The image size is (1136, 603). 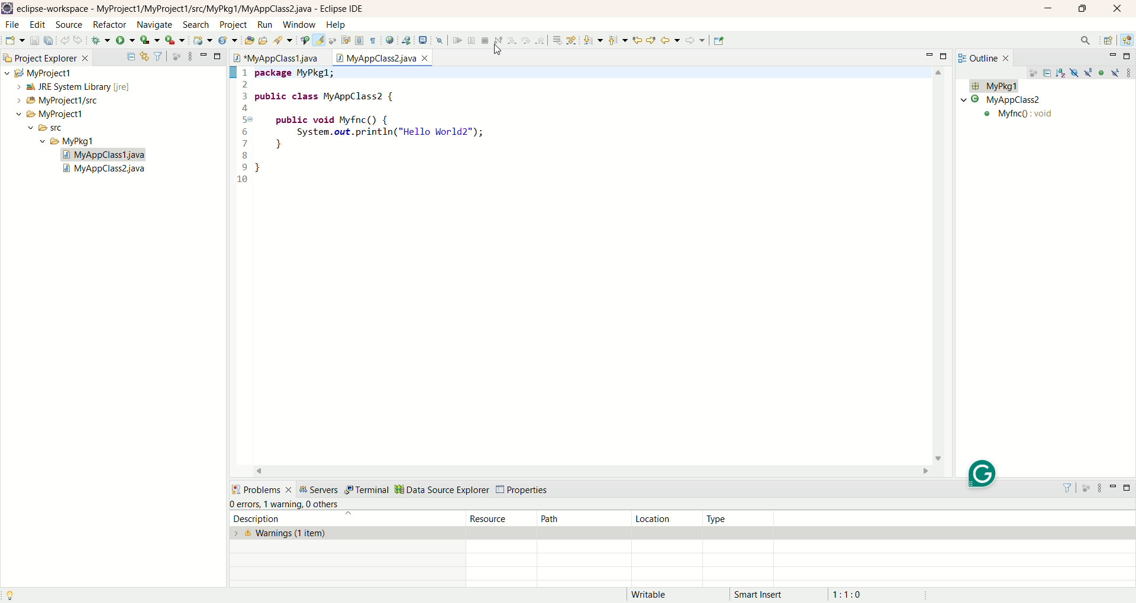 What do you see at coordinates (126, 41) in the screenshot?
I see `run` at bounding box center [126, 41].